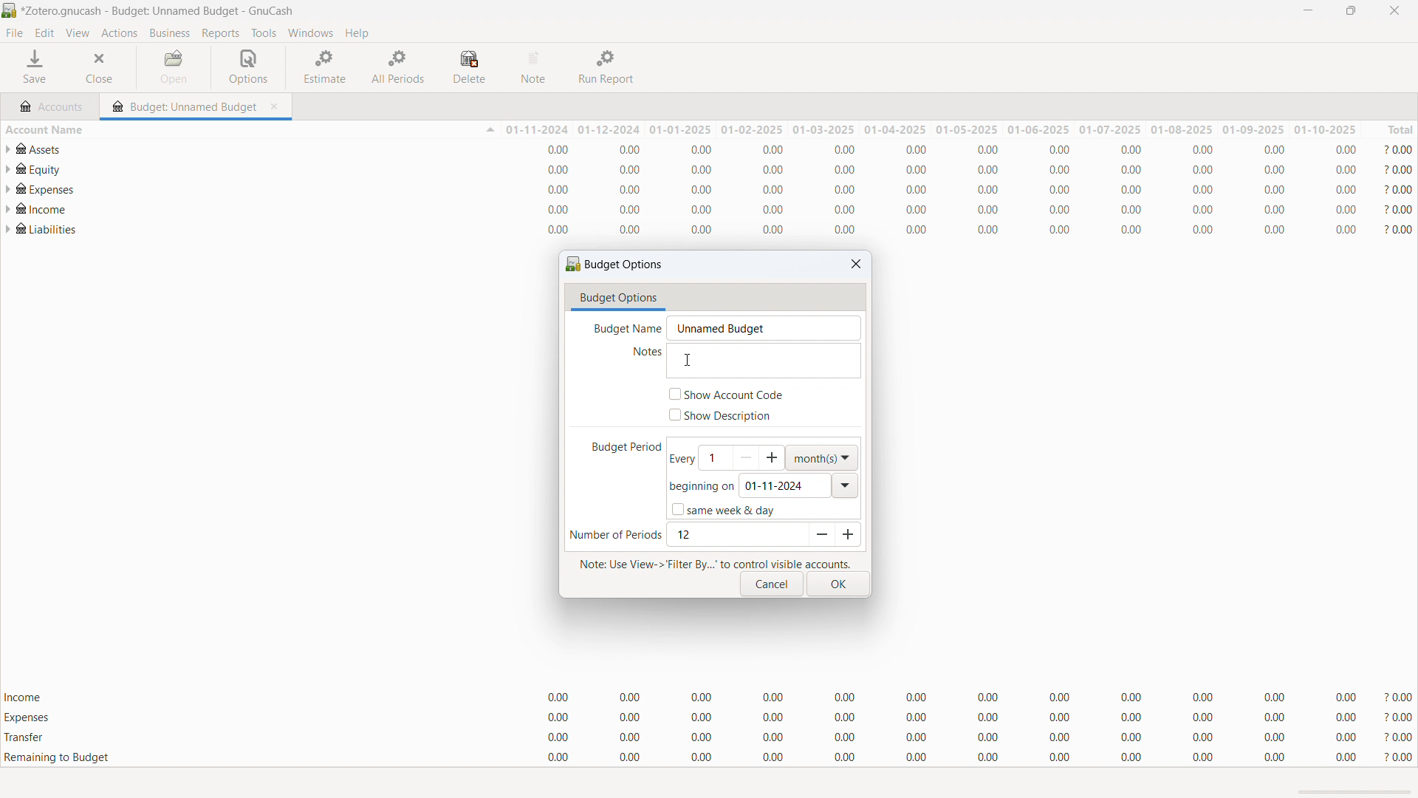 The height and width of the screenshot is (798, 1418). I want to click on close, so click(856, 264).